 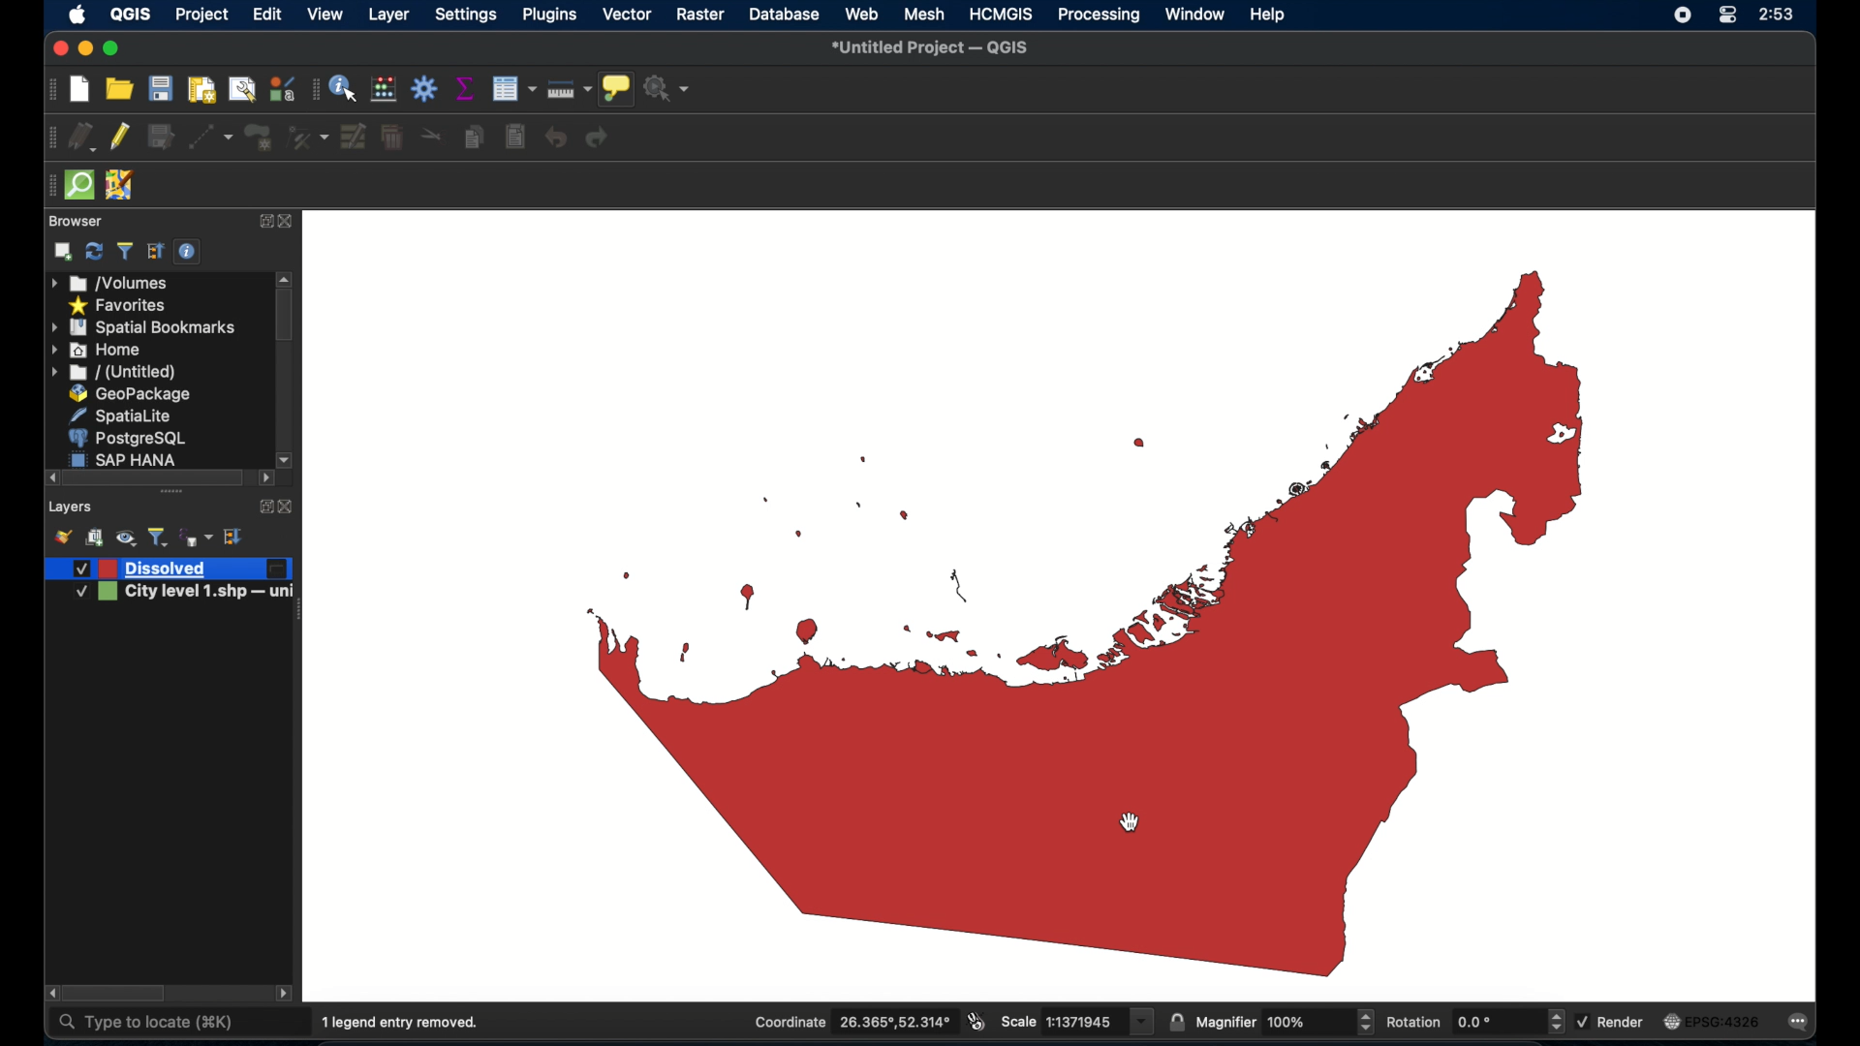 I want to click on rotation, so click(x=1473, y=1022).